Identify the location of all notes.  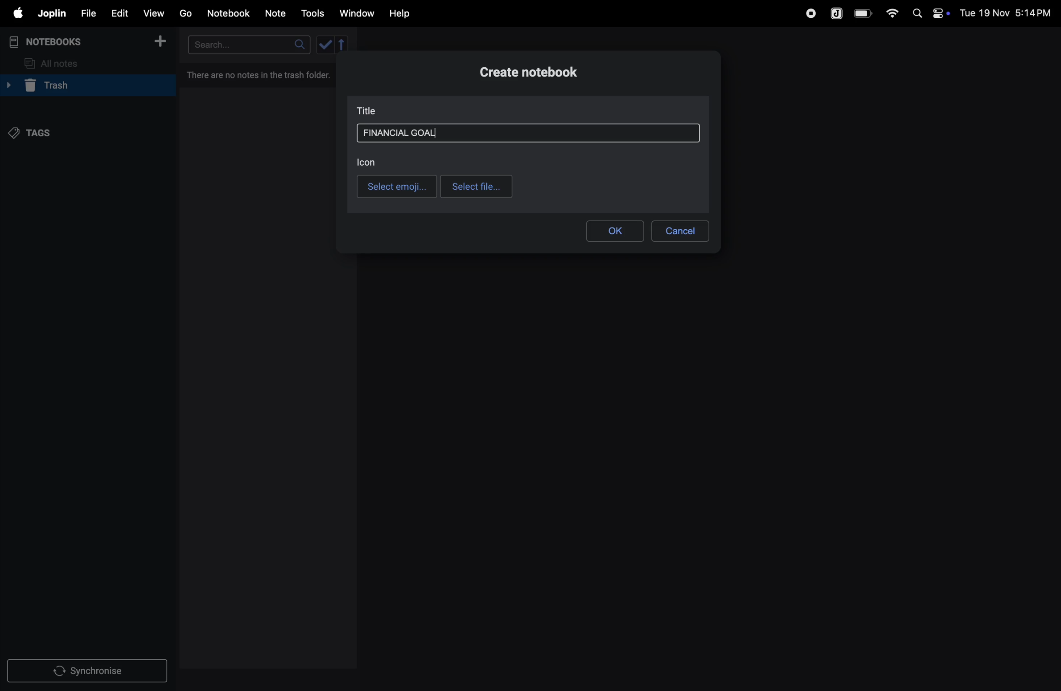
(53, 64).